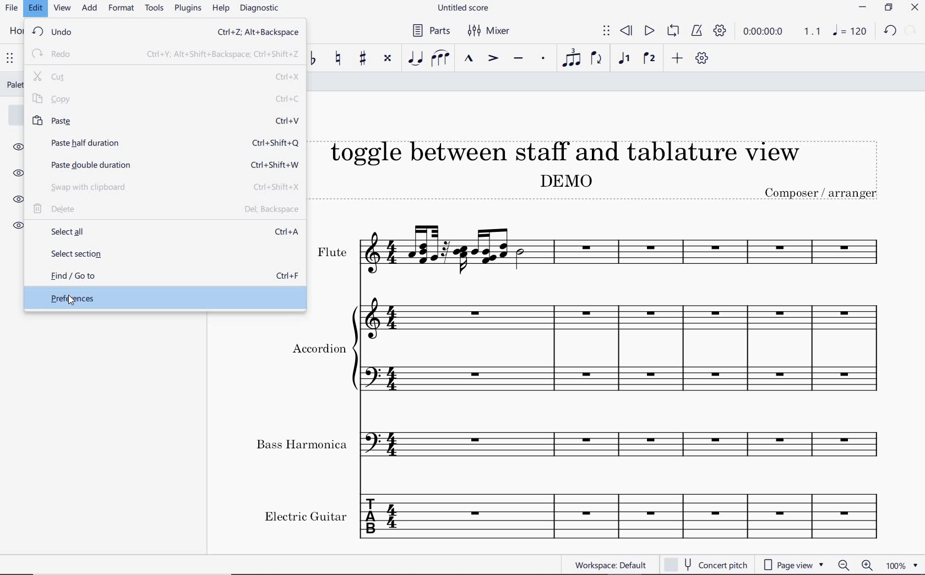 The height and width of the screenshot is (575, 925). I want to click on playback time, so click(765, 33).